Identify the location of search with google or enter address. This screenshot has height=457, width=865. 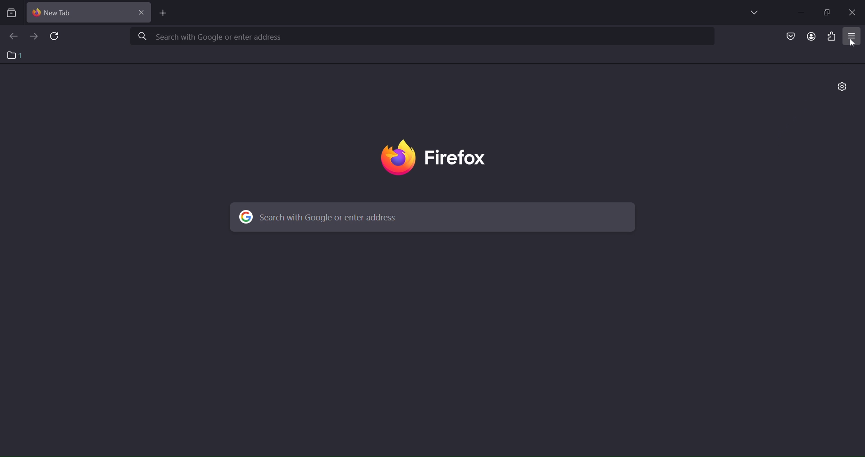
(419, 36).